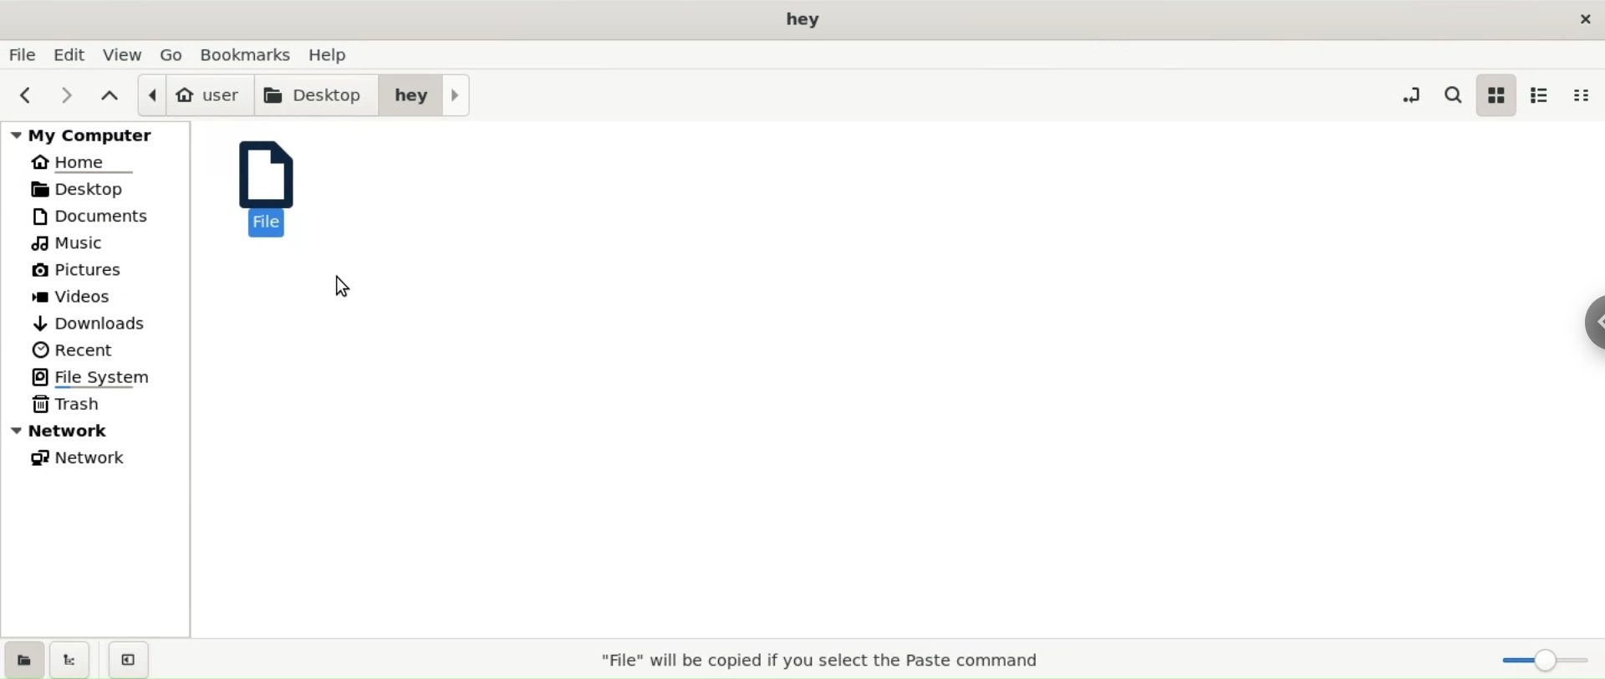 The image size is (1605, 679). I want to click on music, so click(98, 245).